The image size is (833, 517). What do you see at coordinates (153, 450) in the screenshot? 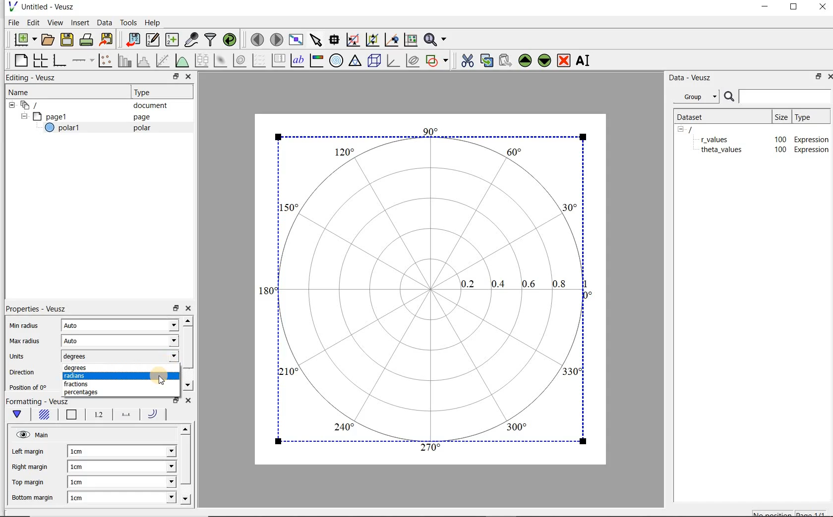
I see `Left margin dropdown` at bounding box center [153, 450].